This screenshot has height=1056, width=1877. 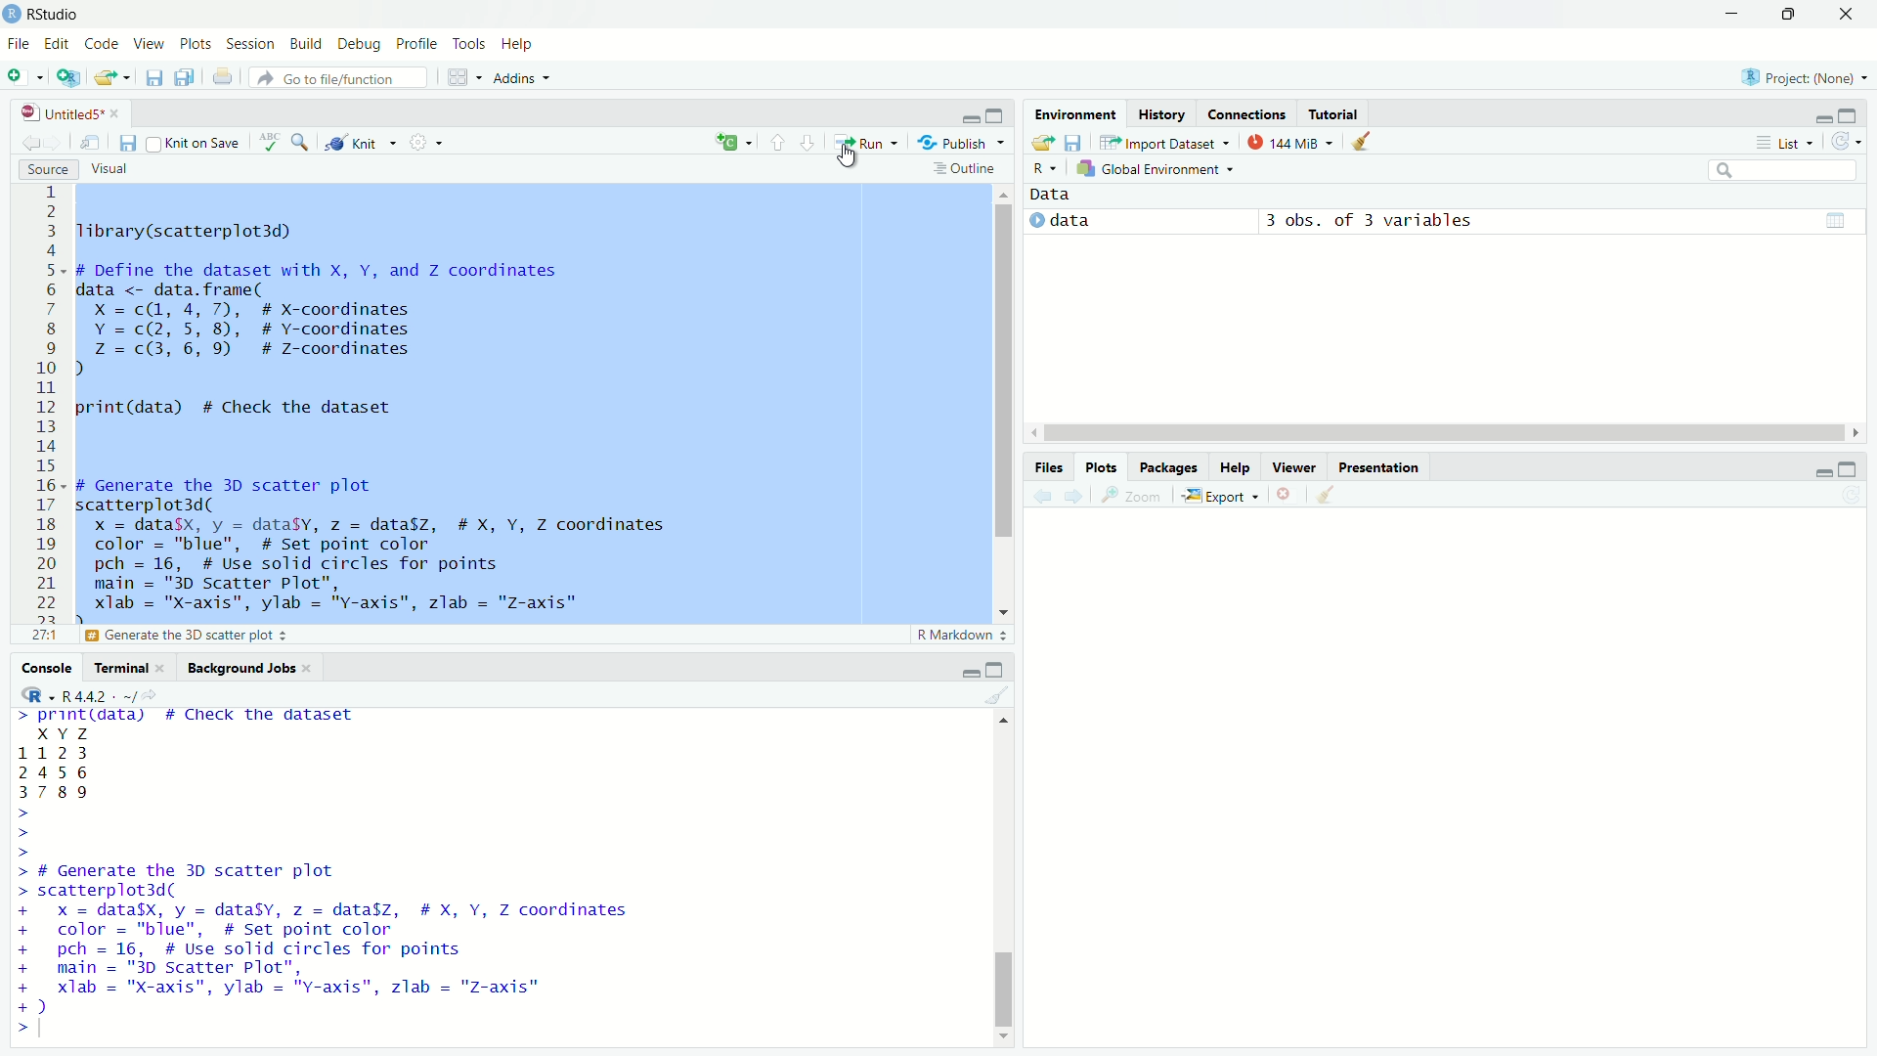 I want to click on publish, so click(x=965, y=142).